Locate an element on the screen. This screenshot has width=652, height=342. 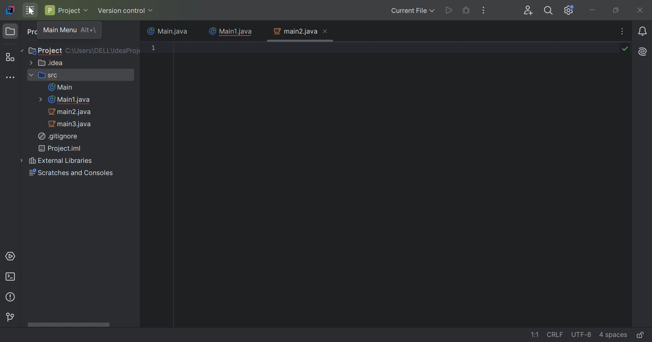
Problems is located at coordinates (13, 298).